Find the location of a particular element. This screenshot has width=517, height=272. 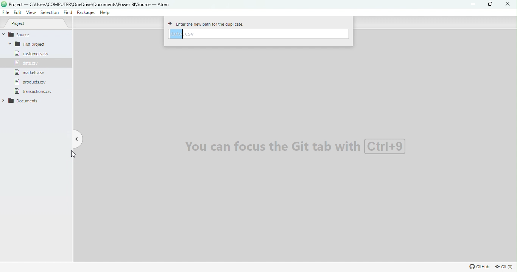

Git repository is located at coordinates (505, 266).